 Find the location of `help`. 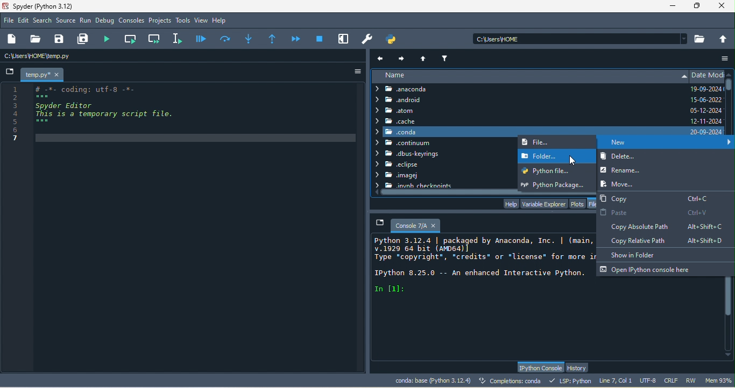

help is located at coordinates (222, 21).